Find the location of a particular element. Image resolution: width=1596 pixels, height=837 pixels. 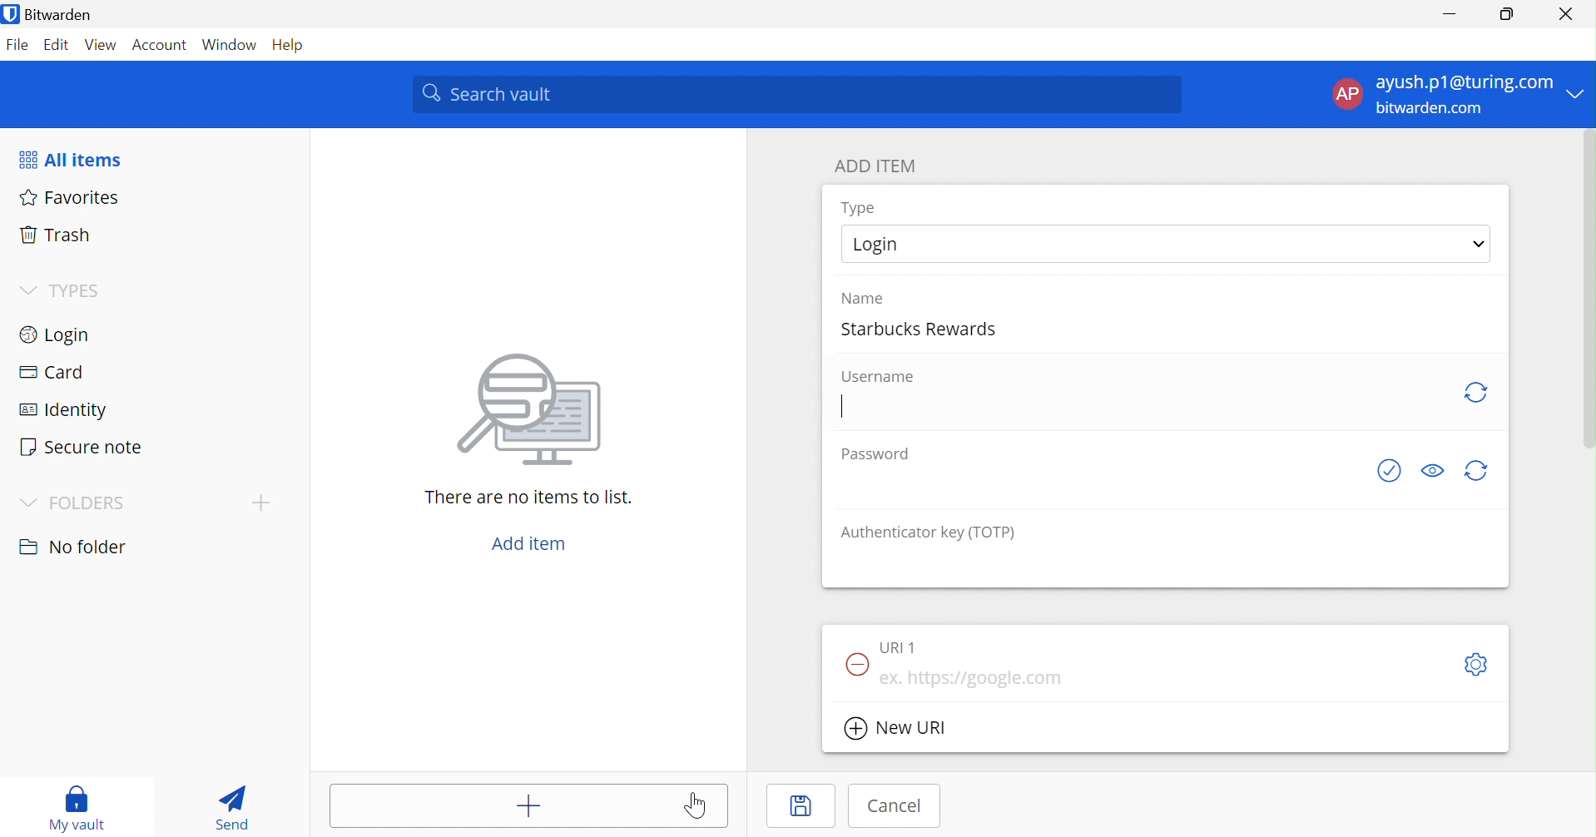

ADD ITEM is located at coordinates (877, 167).